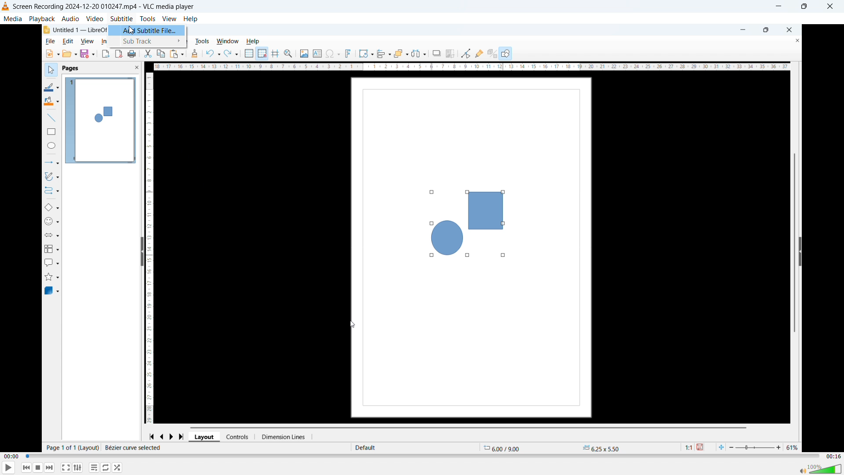 The width and height of the screenshot is (844, 475). I want to click on block arrow, so click(55, 235).